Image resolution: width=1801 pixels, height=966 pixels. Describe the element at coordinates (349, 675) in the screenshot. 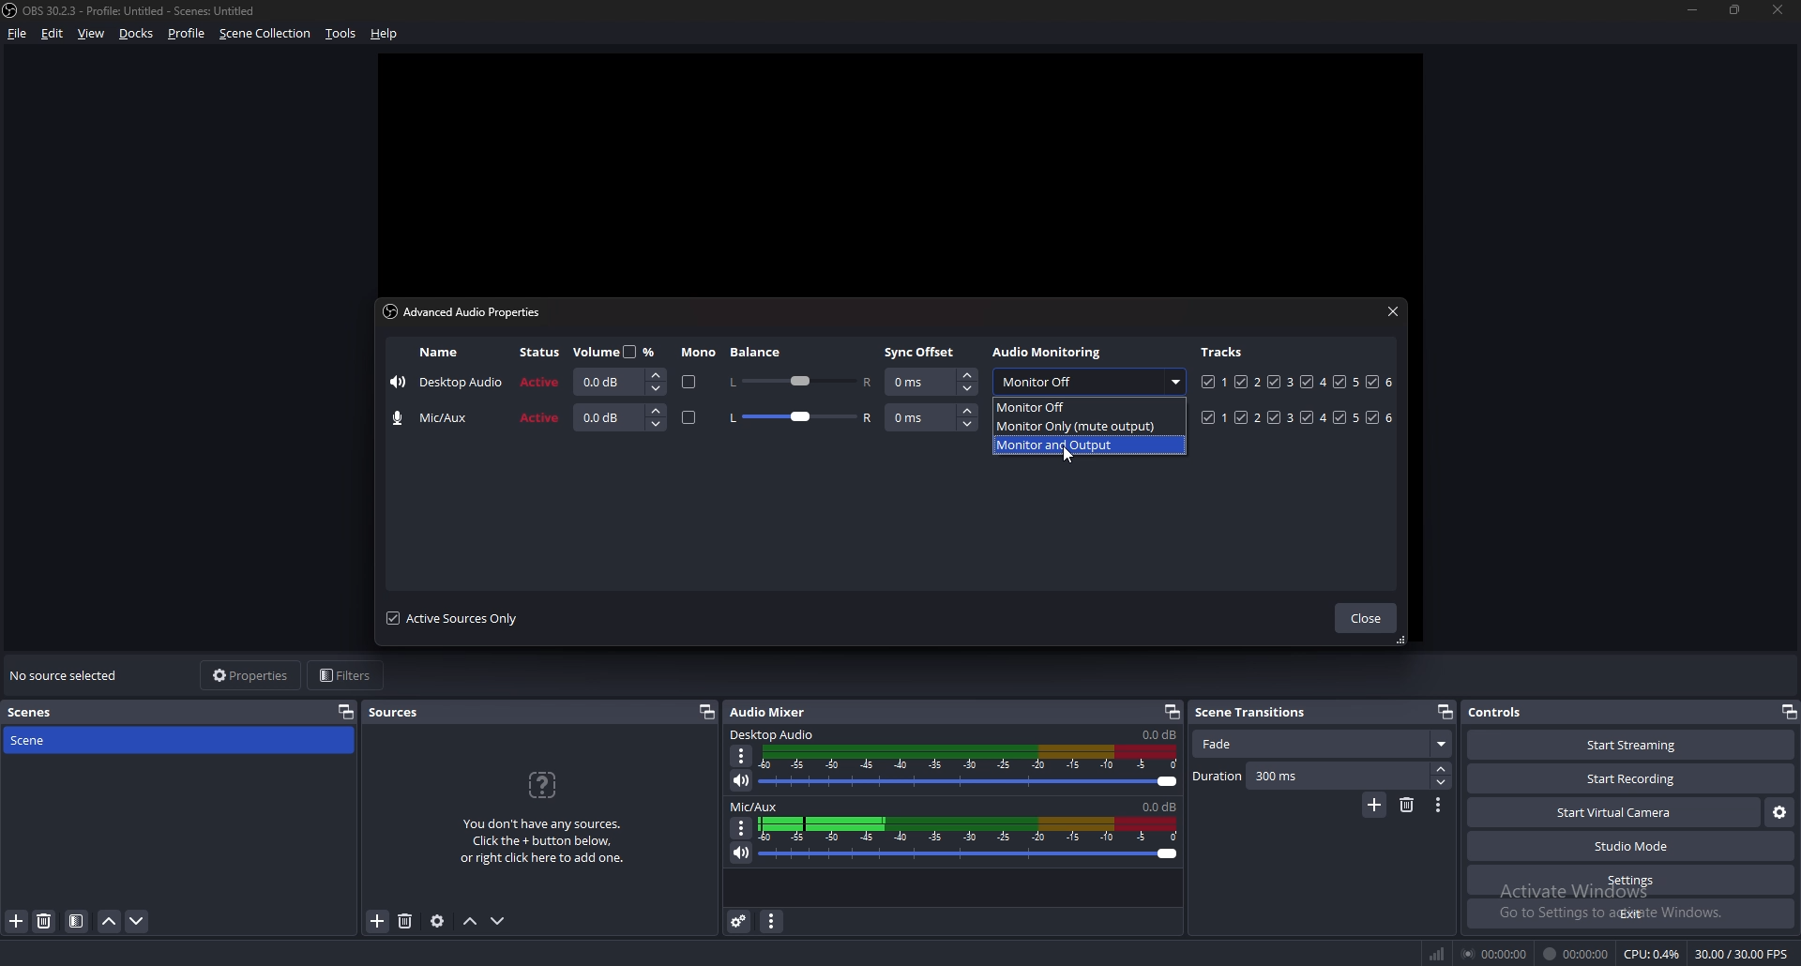

I see `filters` at that location.